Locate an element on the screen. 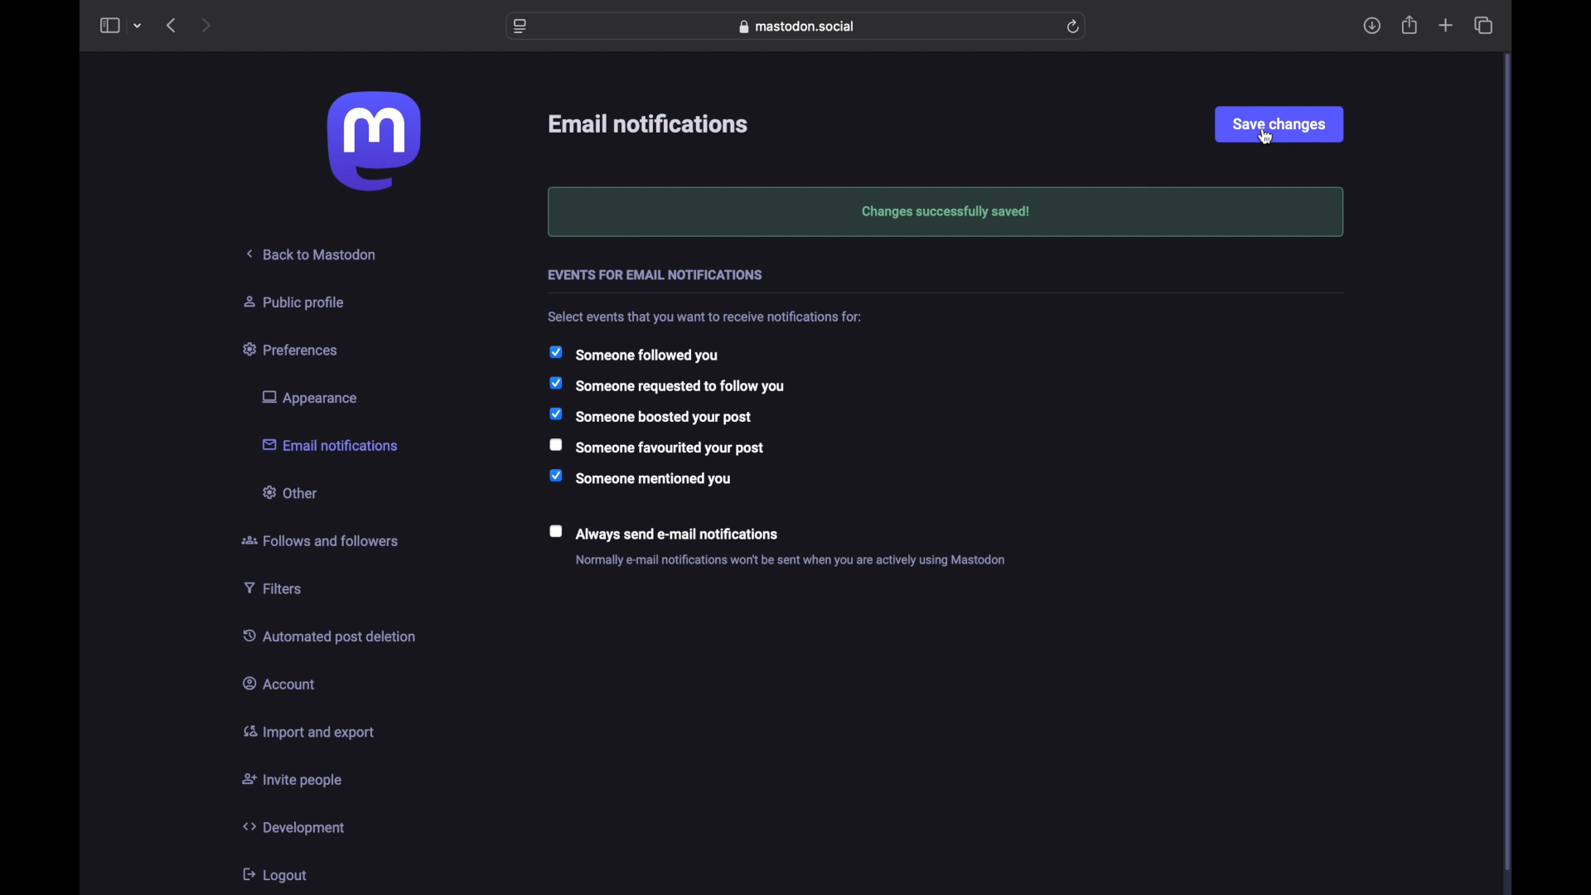 The height and width of the screenshot is (895, 1591). follows and followers is located at coordinates (320, 540).